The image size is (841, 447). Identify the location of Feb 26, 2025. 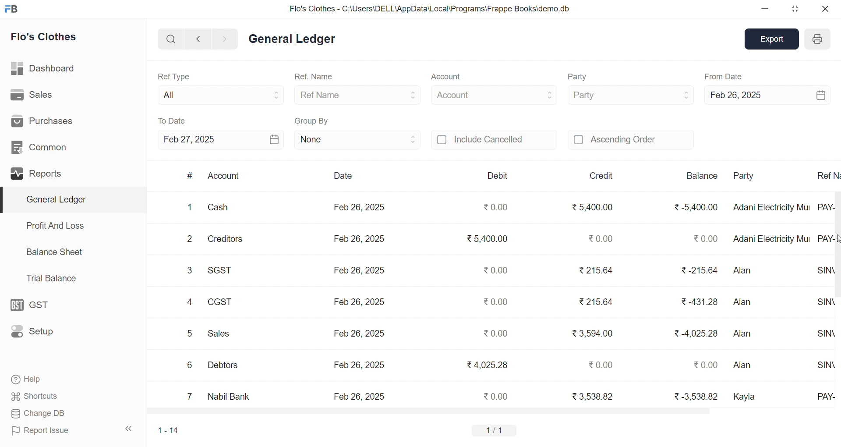
(359, 208).